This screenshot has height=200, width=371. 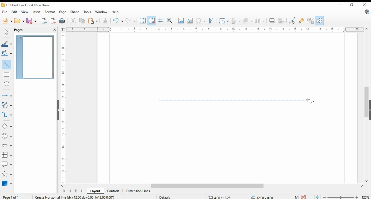 What do you see at coordinates (53, 21) in the screenshot?
I see `export directly as pdf` at bounding box center [53, 21].